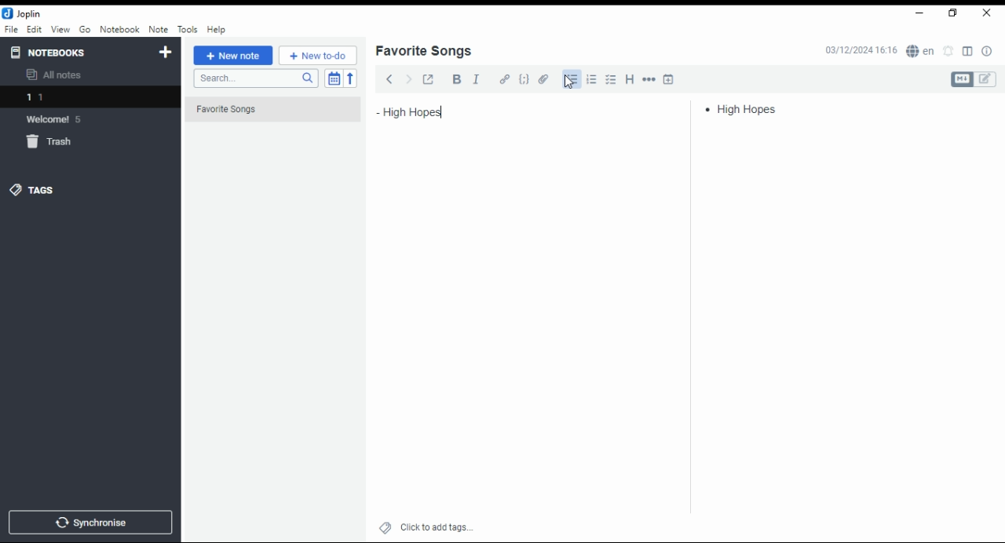  I want to click on mouse pointer, so click(569, 82).